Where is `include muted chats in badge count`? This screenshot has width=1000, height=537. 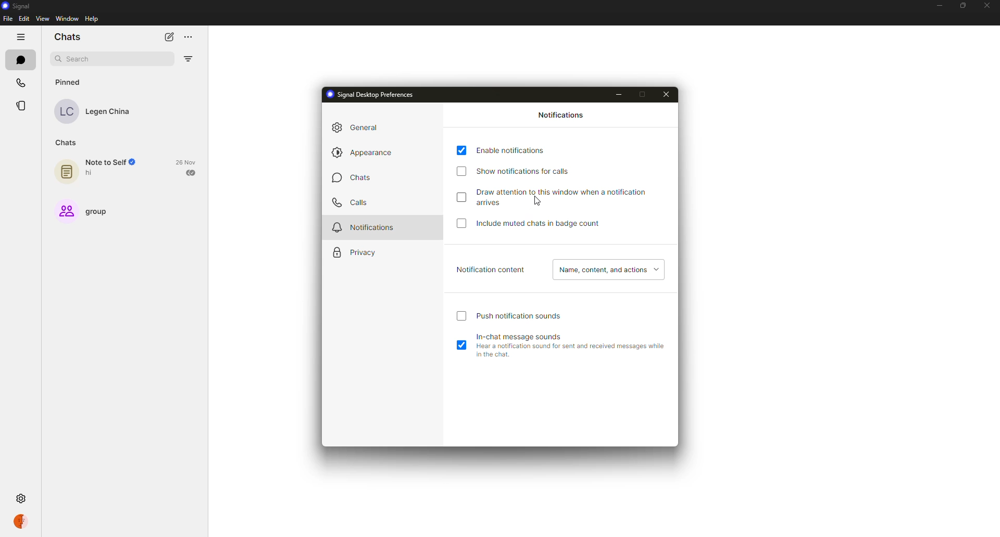 include muted chats in badge count is located at coordinates (543, 224).